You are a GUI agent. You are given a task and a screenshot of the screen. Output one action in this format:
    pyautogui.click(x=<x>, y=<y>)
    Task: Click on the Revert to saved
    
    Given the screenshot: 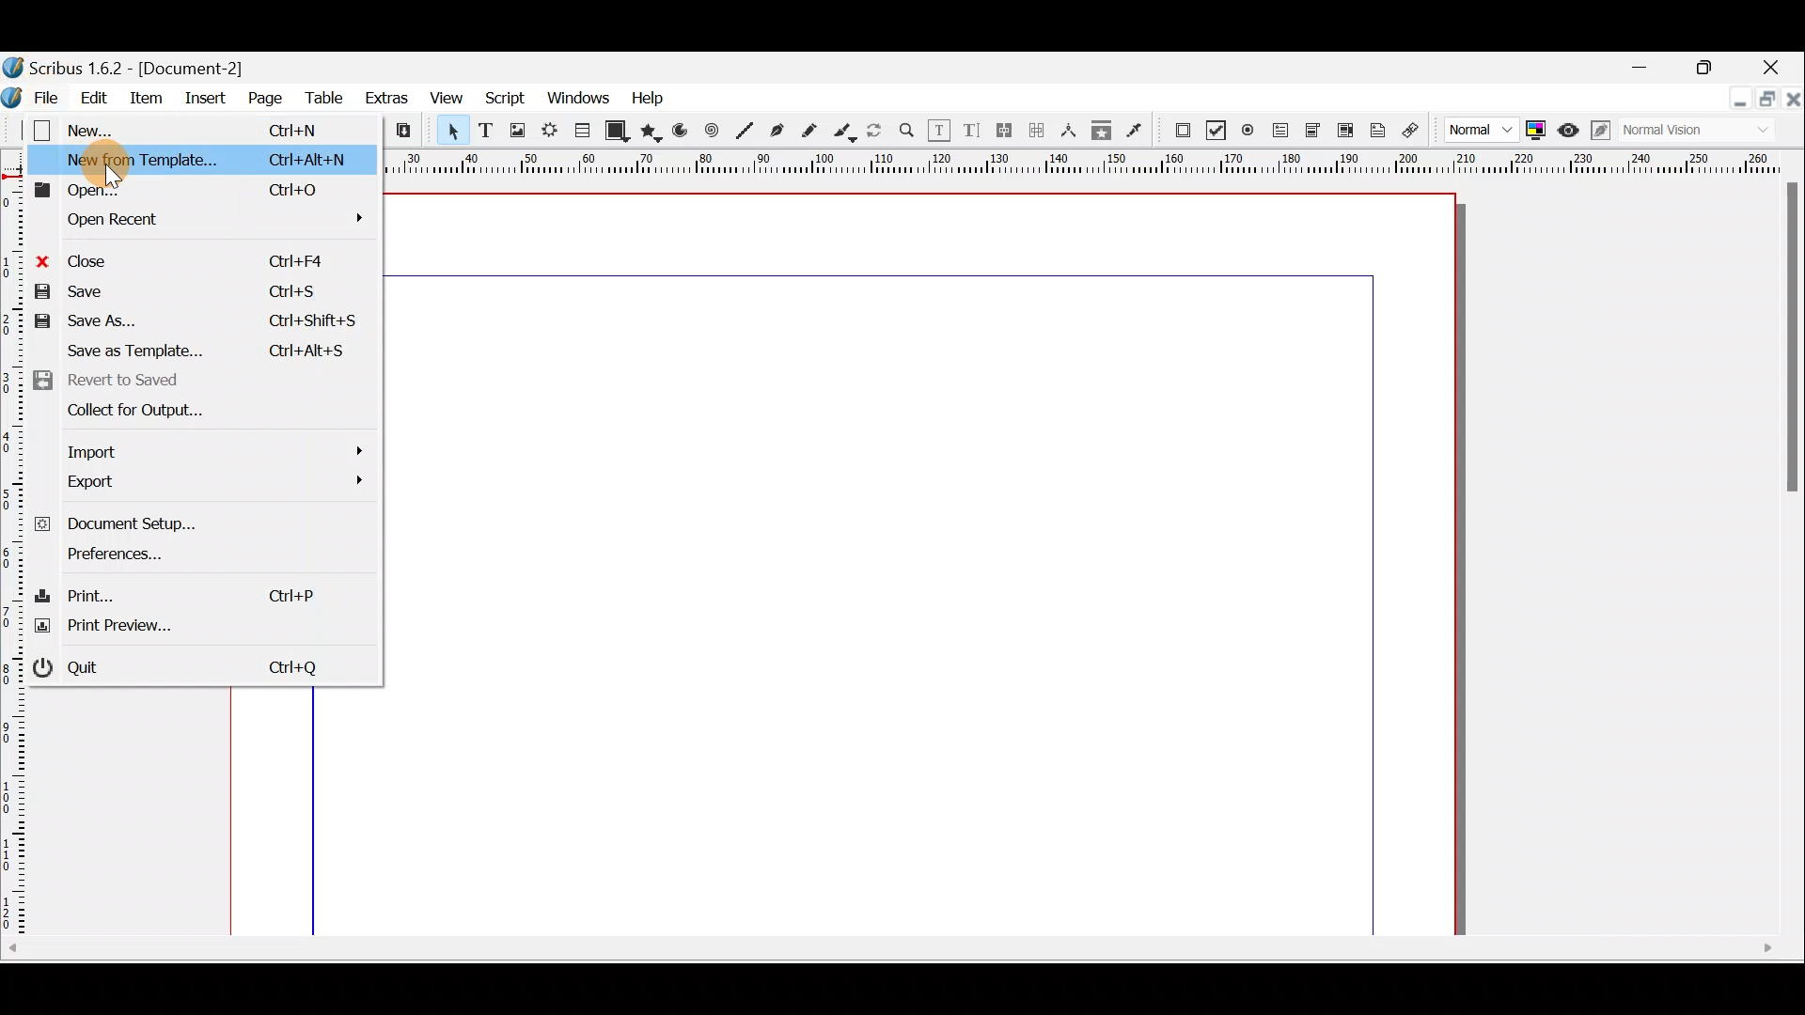 What is the action you would take?
    pyautogui.click(x=202, y=381)
    